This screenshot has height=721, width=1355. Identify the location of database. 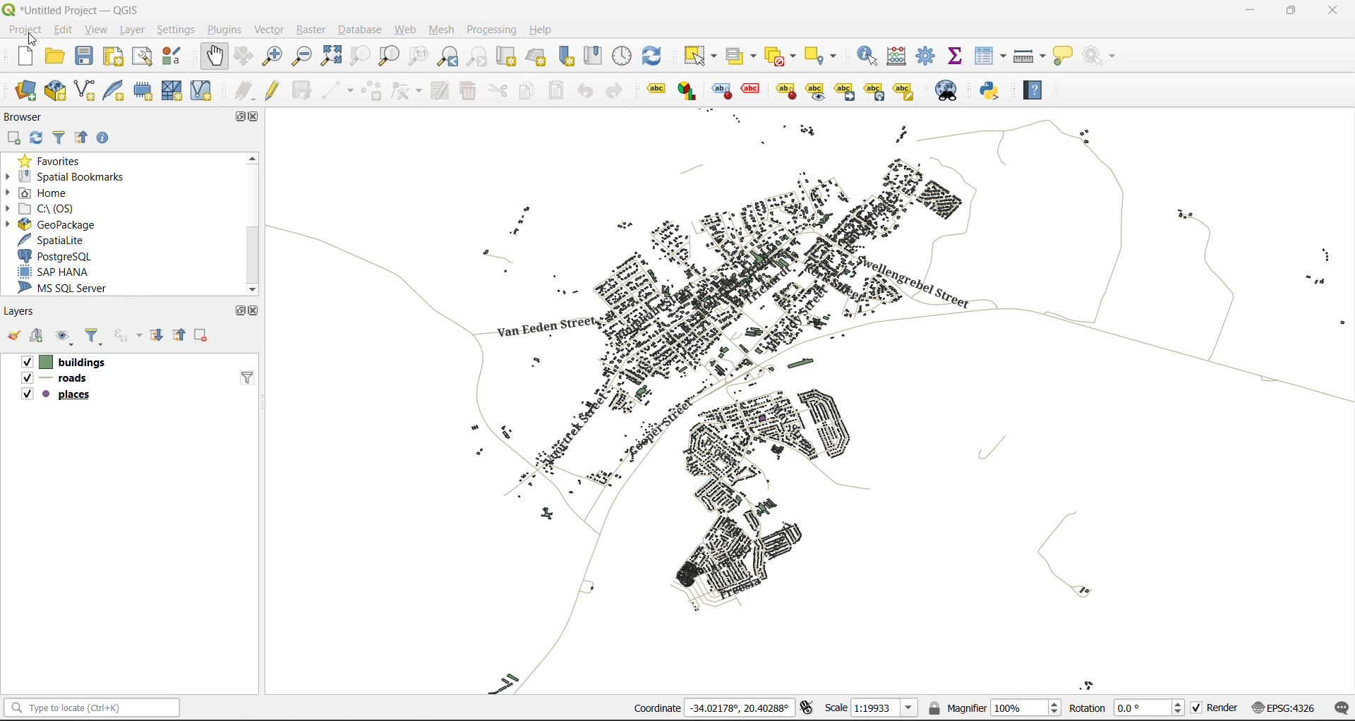
(359, 30).